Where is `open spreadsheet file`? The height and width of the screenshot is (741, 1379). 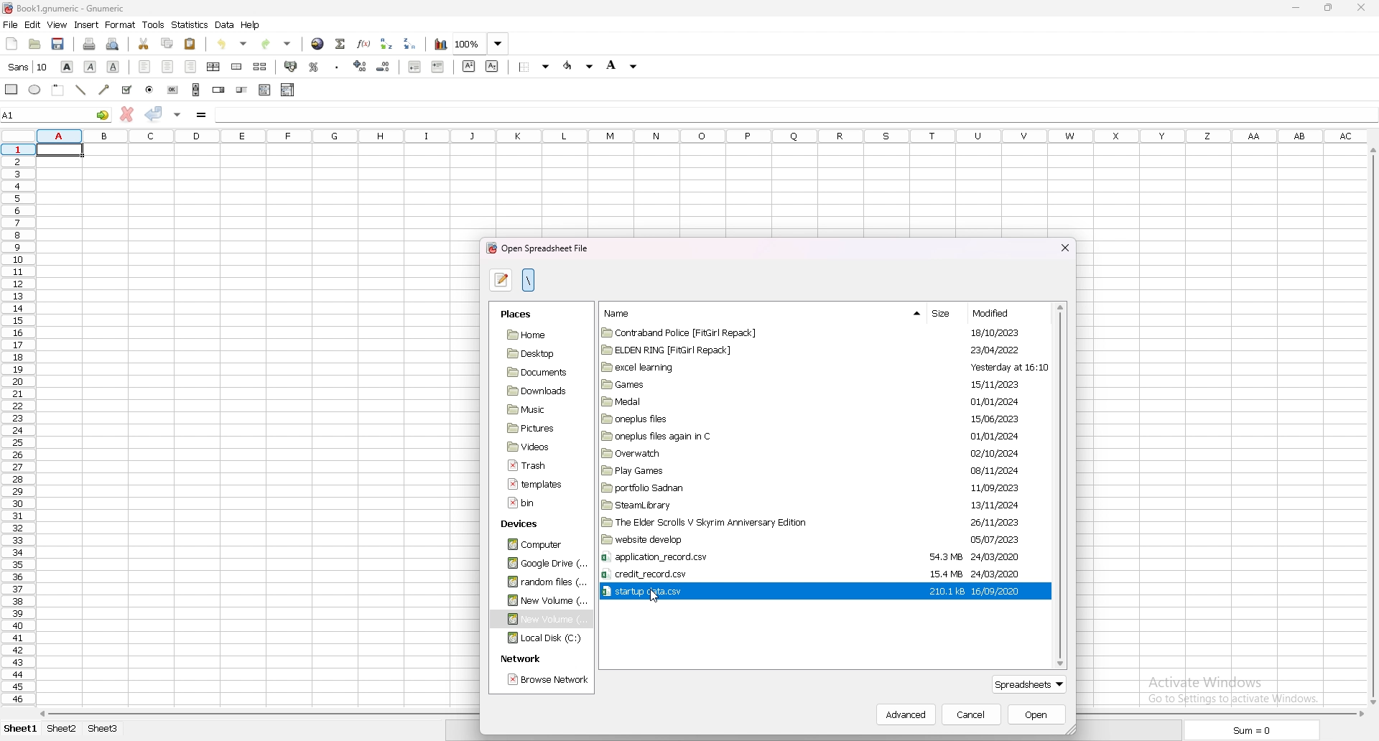
open spreadsheet file is located at coordinates (539, 248).